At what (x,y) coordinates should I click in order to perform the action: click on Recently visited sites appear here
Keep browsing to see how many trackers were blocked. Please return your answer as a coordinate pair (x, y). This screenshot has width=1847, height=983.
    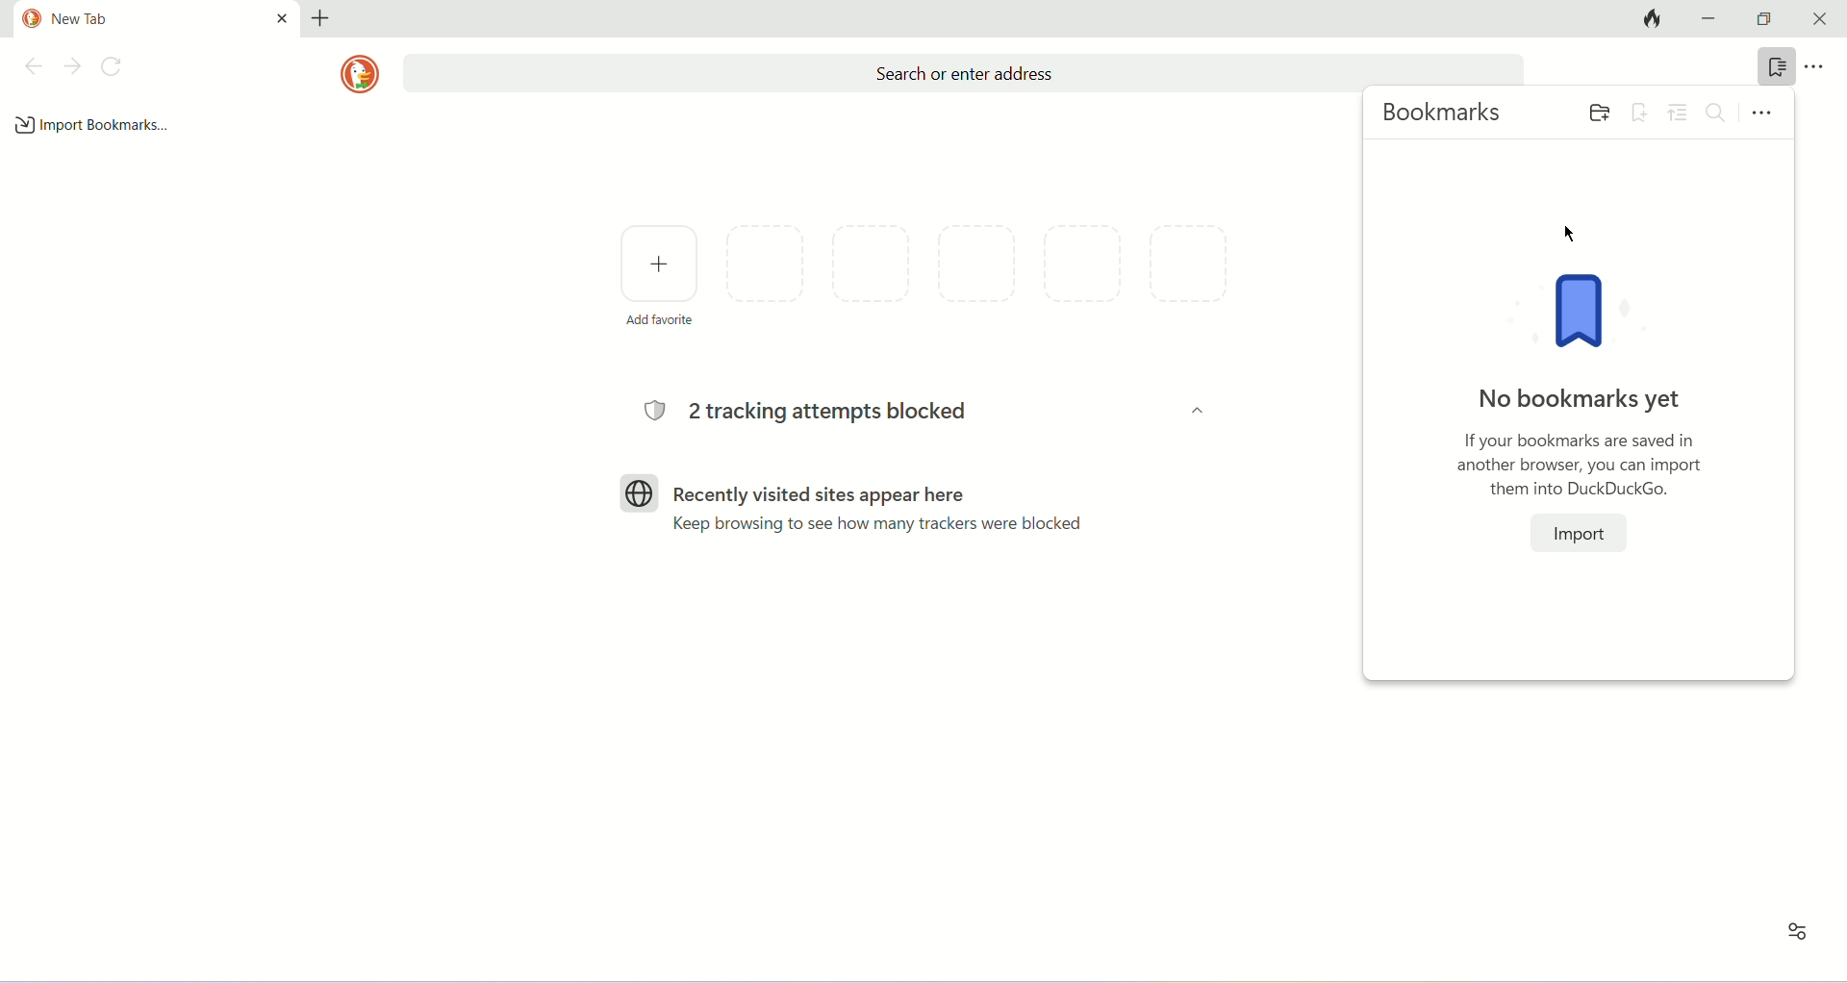
    Looking at the image, I should click on (886, 507).